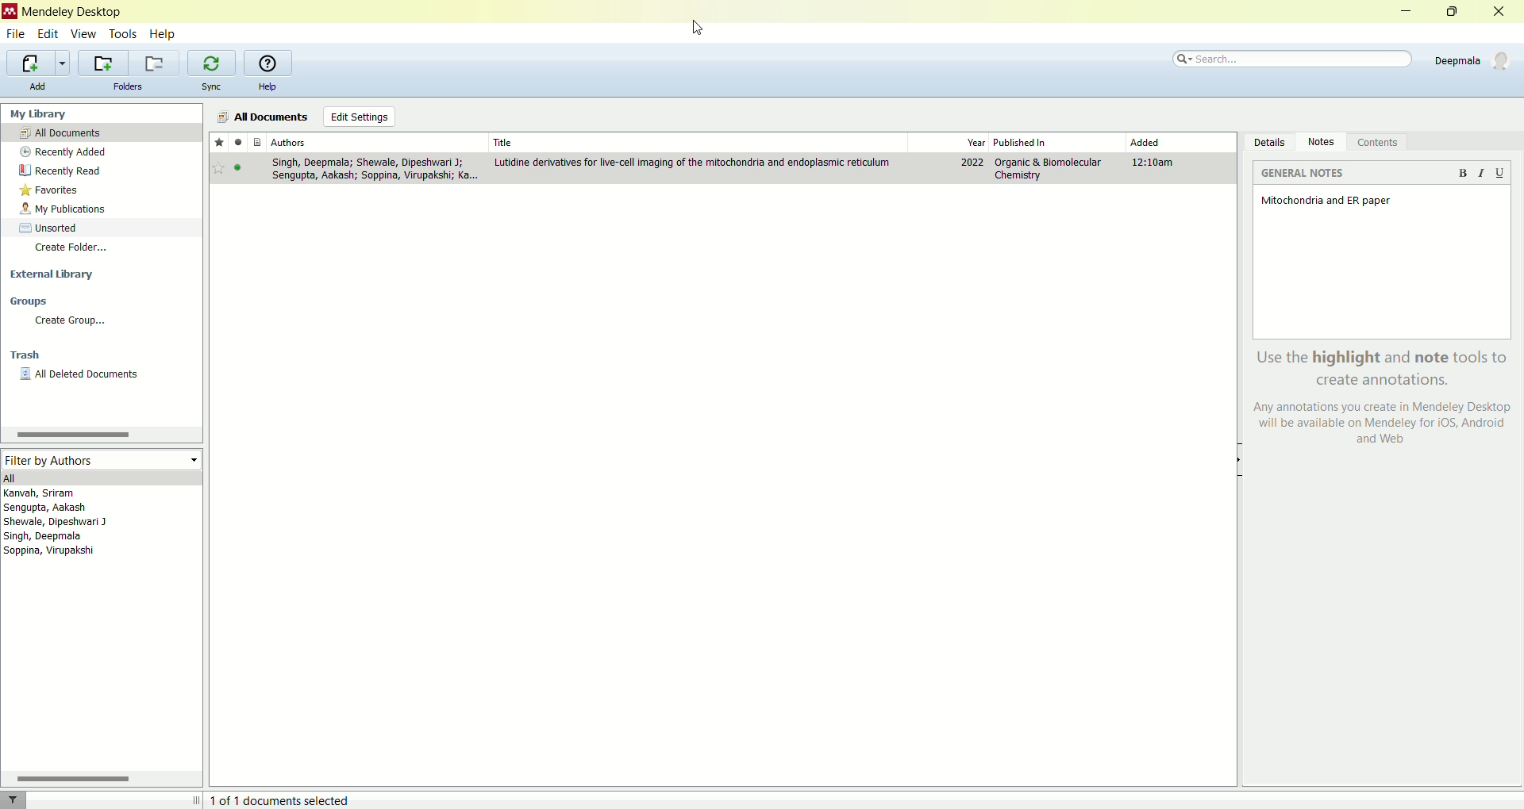  Describe the element at coordinates (40, 62) in the screenshot. I see `import additional documents to the current collection` at that location.